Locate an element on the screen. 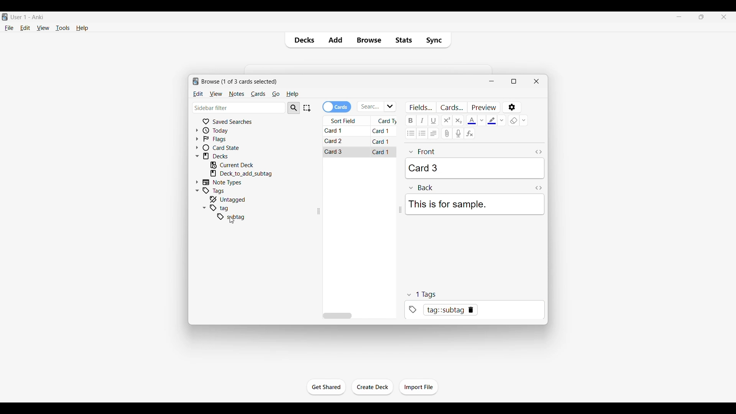  Tools menu is located at coordinates (63, 28).